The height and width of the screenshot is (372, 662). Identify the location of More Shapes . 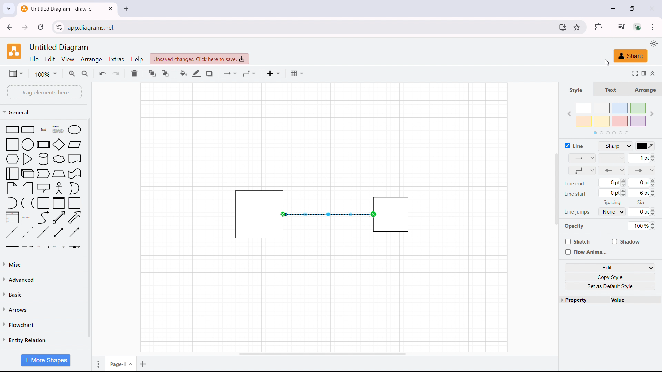
(45, 360).